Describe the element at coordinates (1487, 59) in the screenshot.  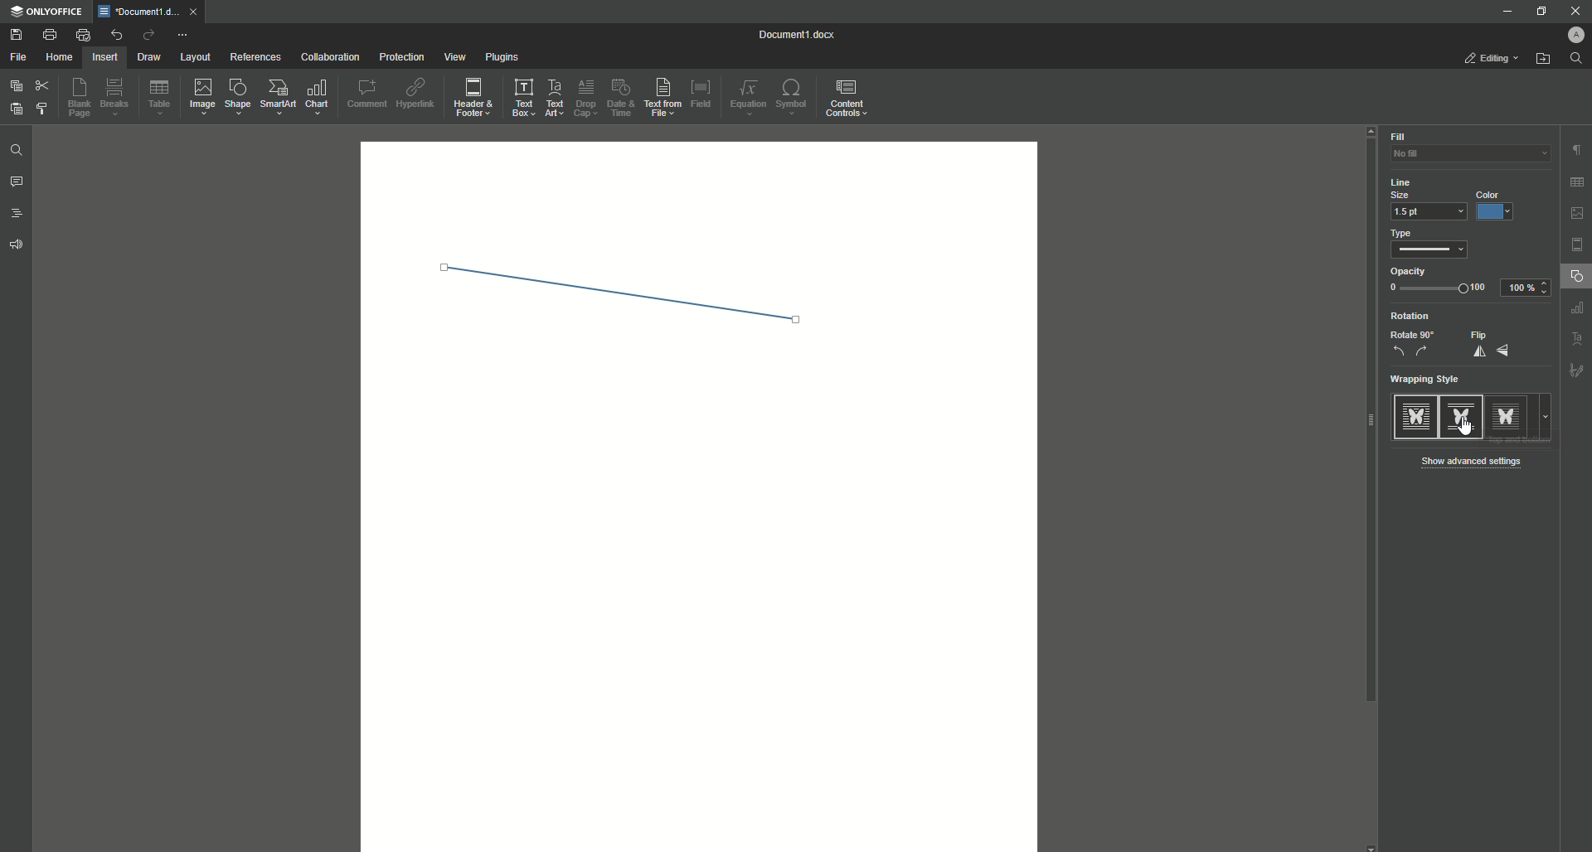
I see `Editing` at that location.